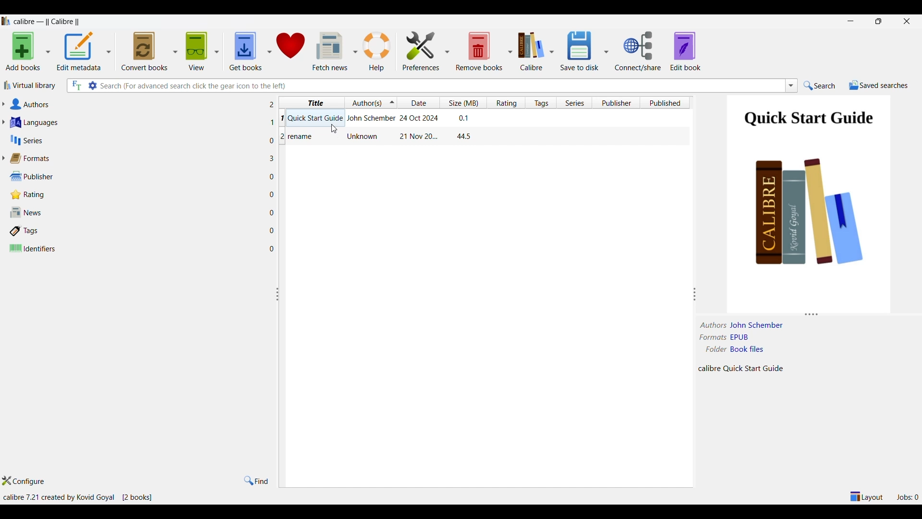 The height and width of the screenshot is (519, 922). Describe the element at coordinates (244, 52) in the screenshot. I see `Get books` at that location.